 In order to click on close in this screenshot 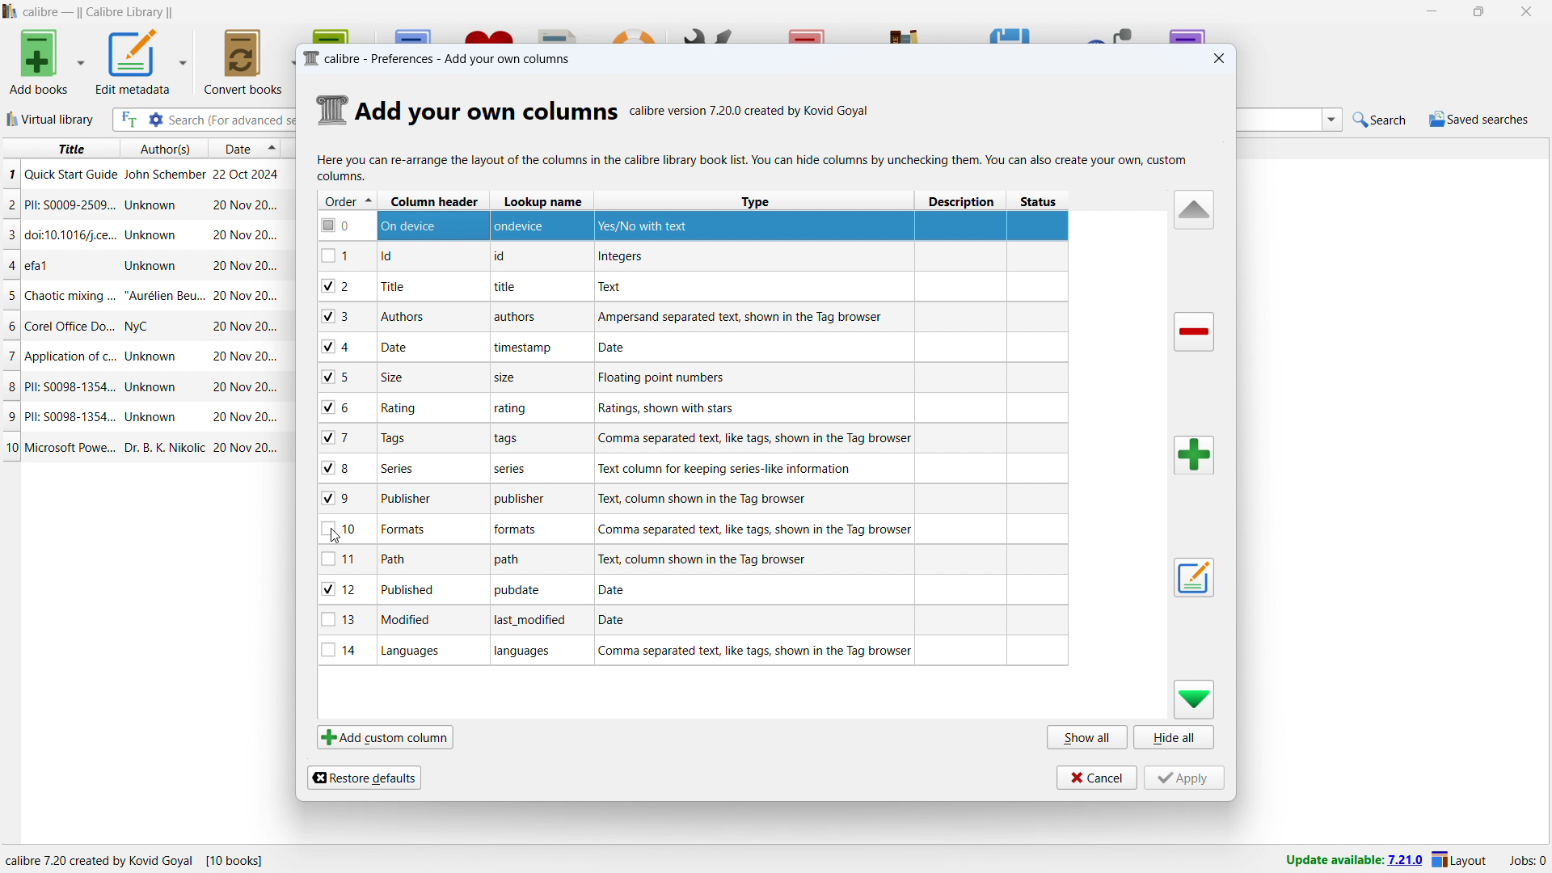, I will do `click(1220, 59)`.